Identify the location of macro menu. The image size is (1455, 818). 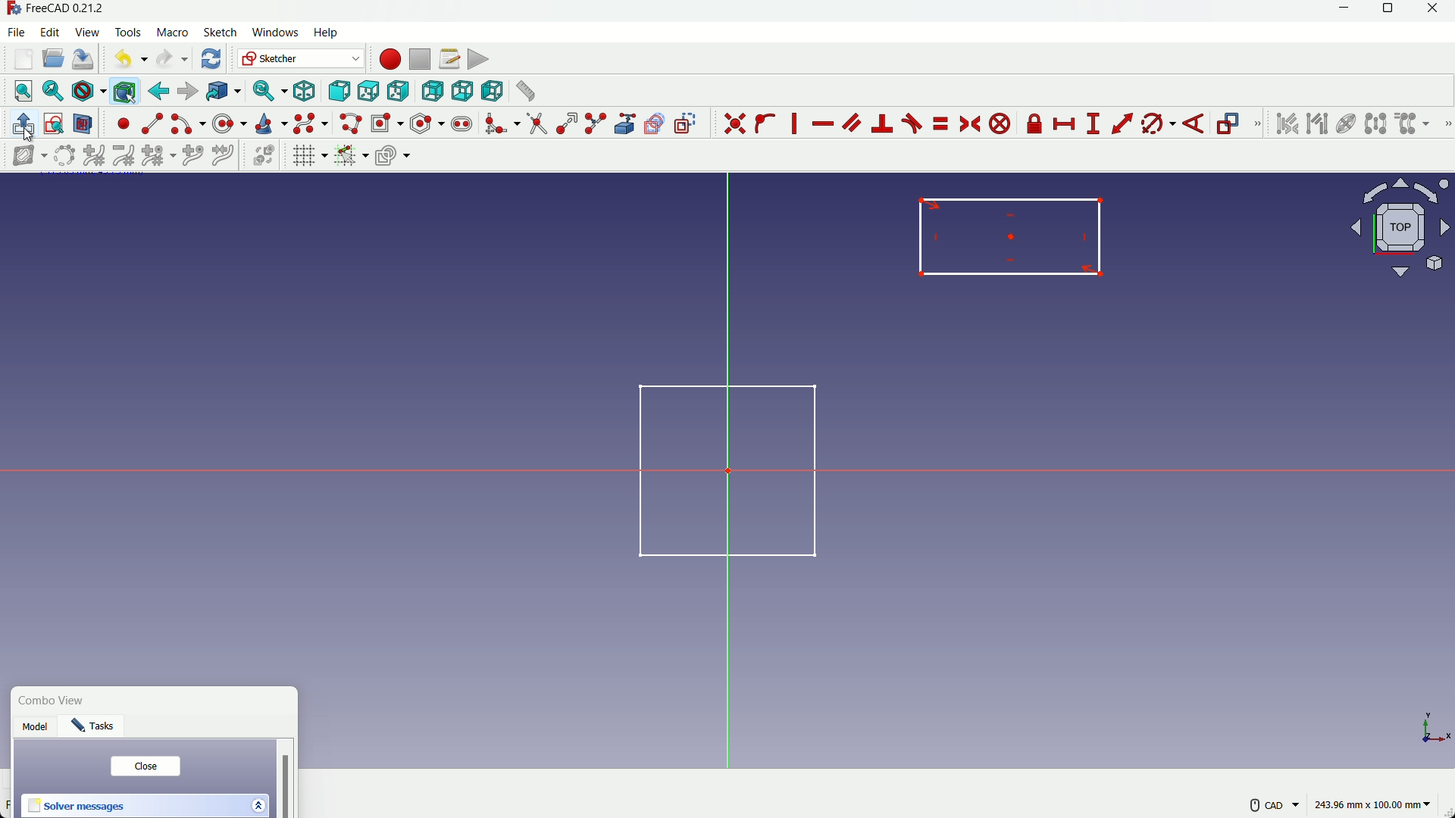
(170, 33).